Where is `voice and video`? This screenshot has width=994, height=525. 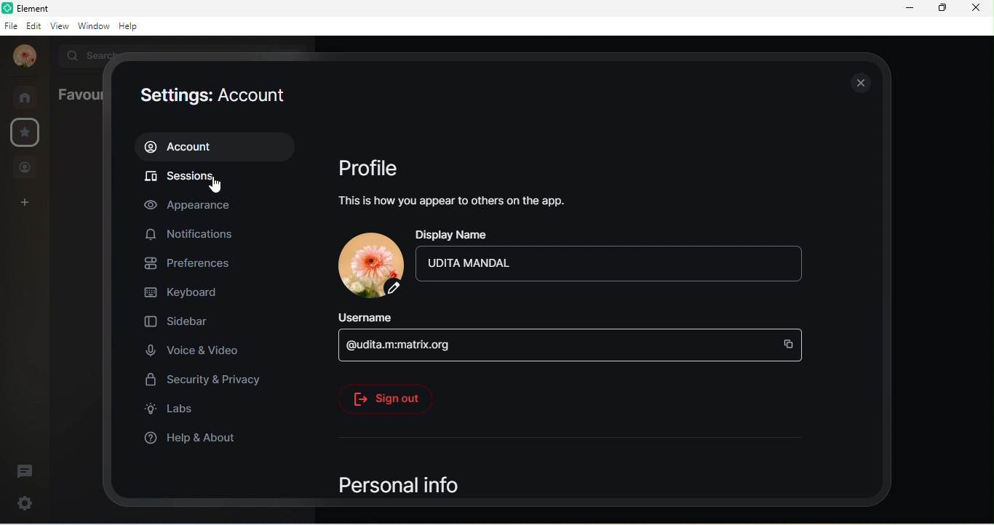 voice and video is located at coordinates (193, 350).